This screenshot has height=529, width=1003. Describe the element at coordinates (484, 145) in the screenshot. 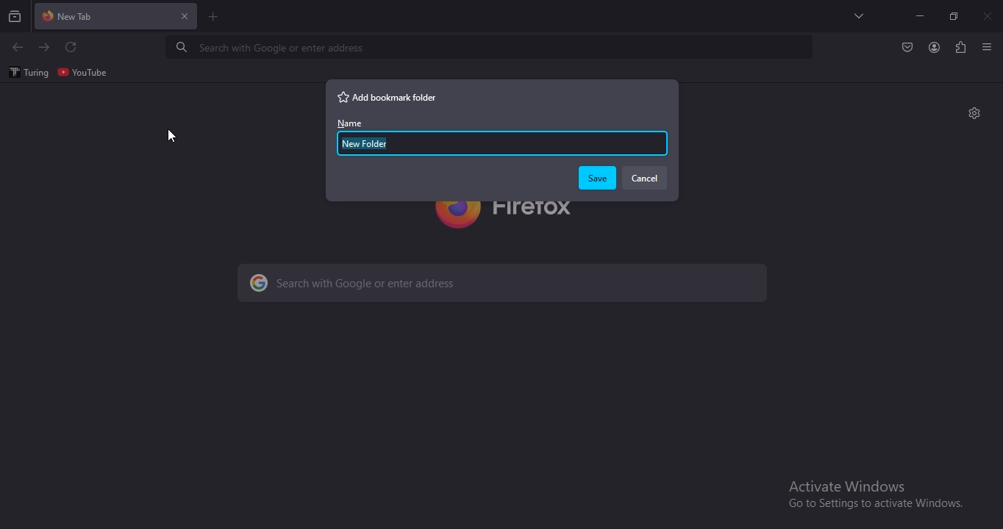

I see `name` at that location.